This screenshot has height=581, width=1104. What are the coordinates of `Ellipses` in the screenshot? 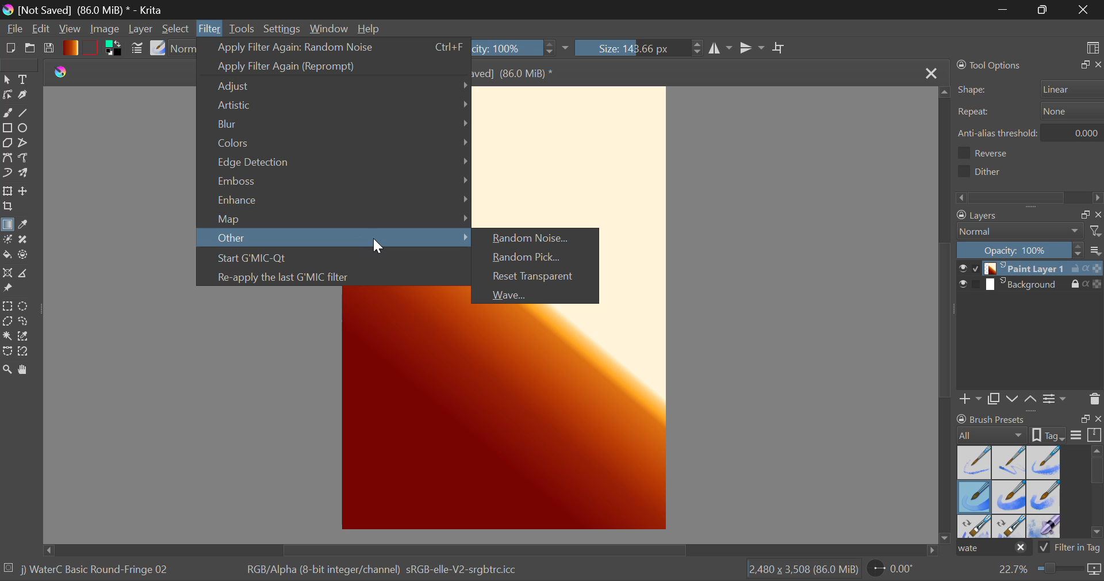 It's located at (27, 128).